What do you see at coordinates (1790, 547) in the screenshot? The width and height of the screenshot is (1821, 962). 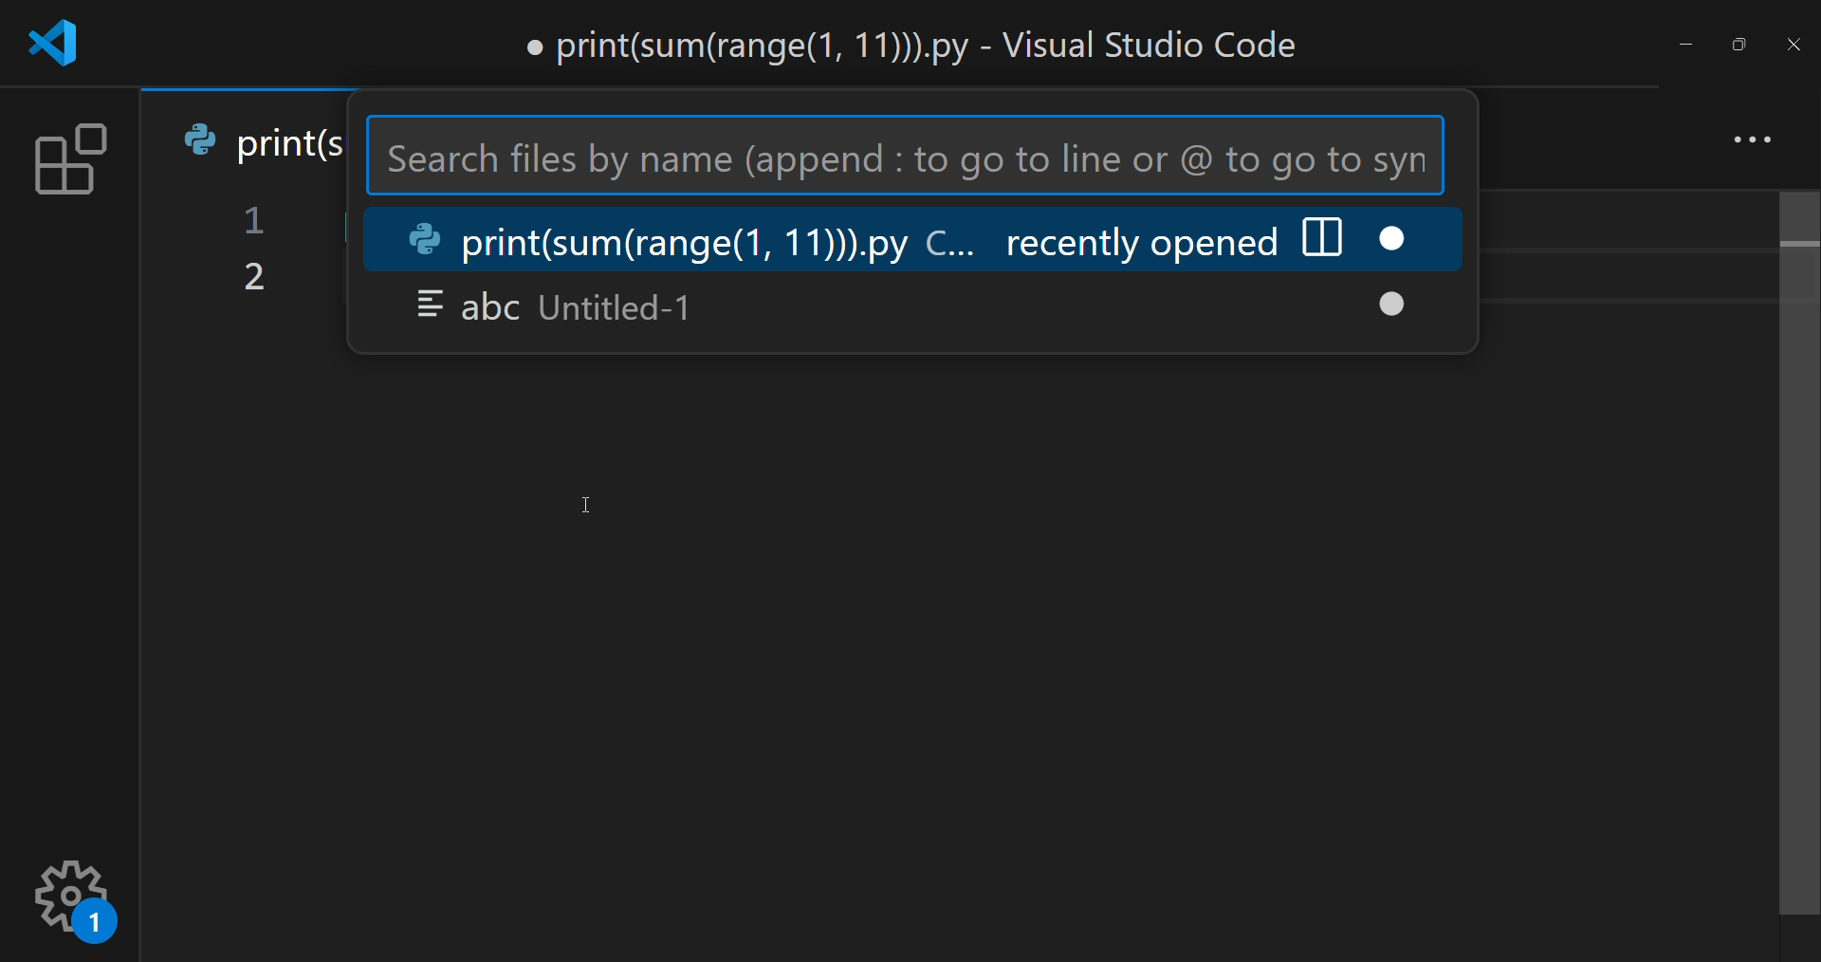 I see `scroll bar` at bounding box center [1790, 547].